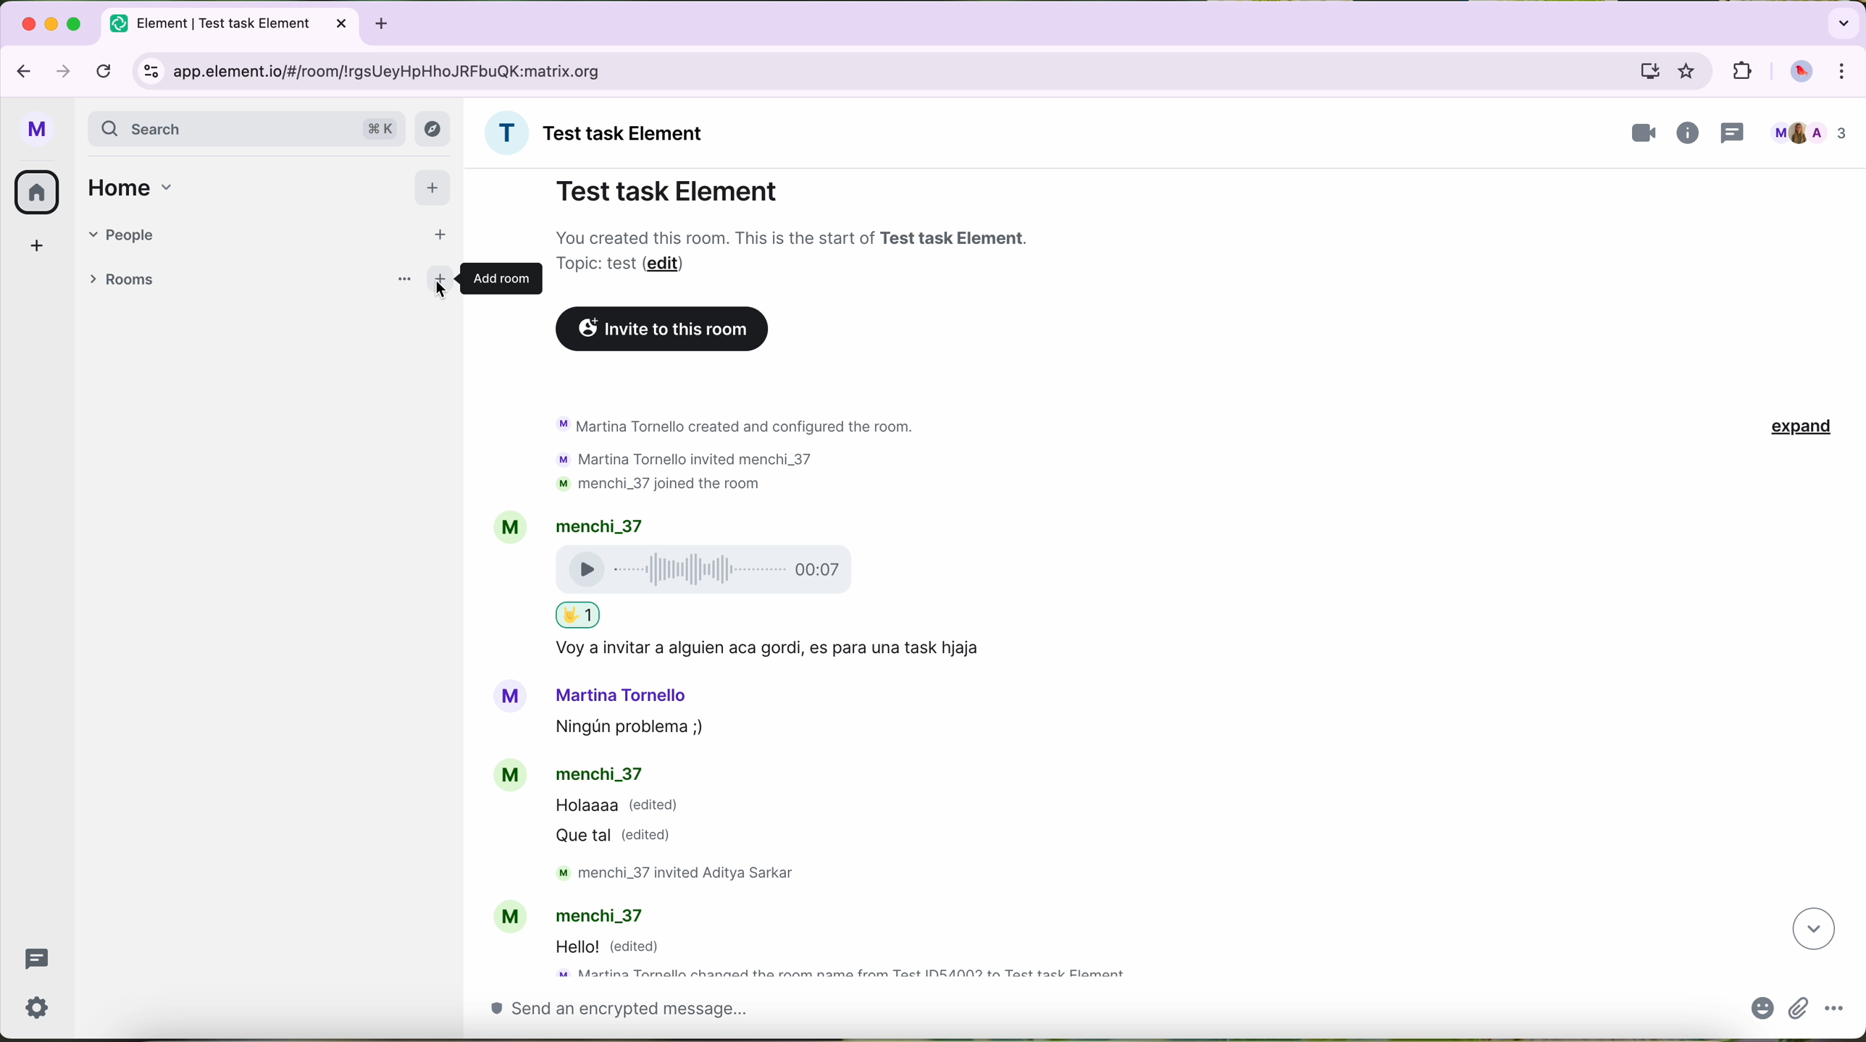 The width and height of the screenshot is (1866, 1042). I want to click on send a message, so click(1092, 1014).